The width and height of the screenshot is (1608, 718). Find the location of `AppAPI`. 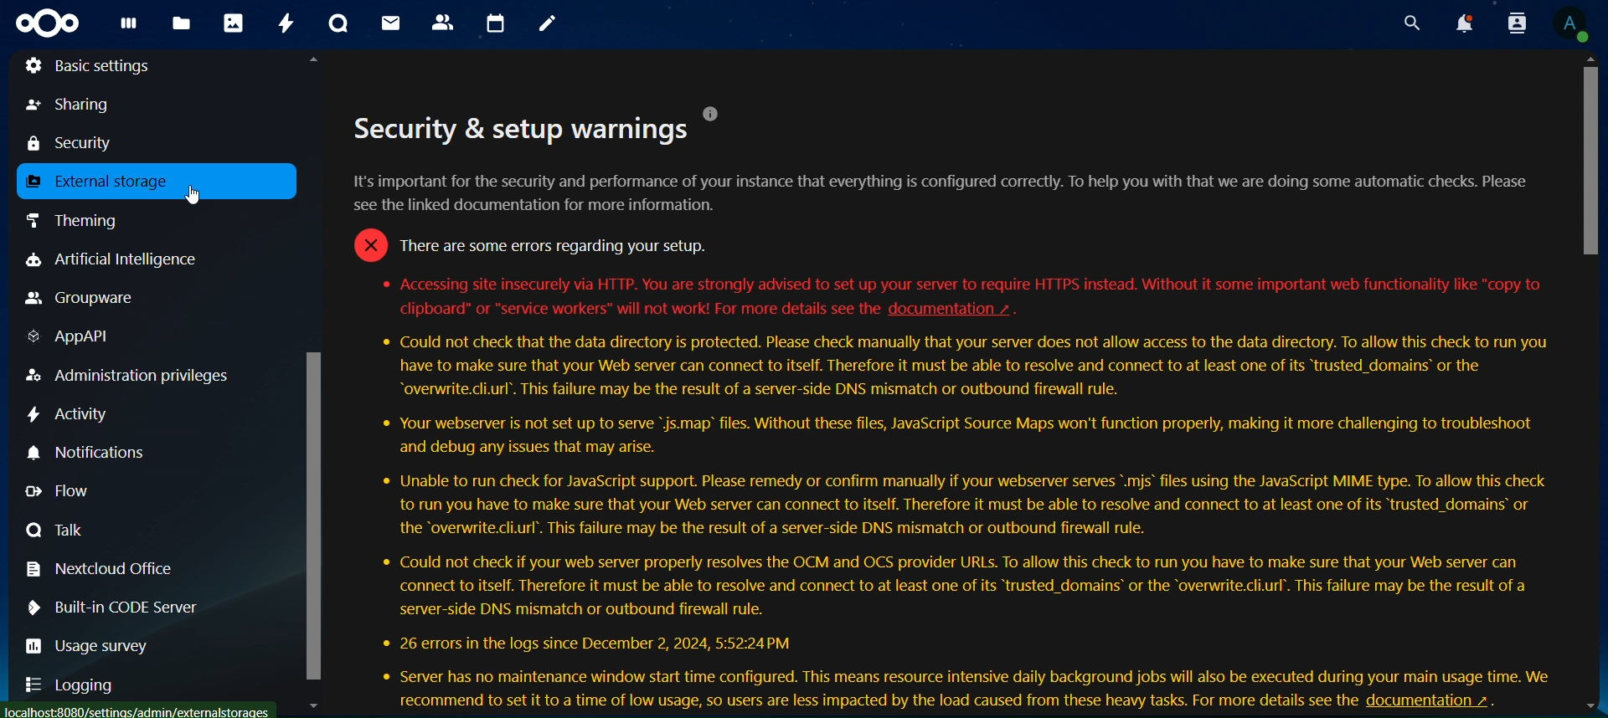

AppAPI is located at coordinates (69, 337).